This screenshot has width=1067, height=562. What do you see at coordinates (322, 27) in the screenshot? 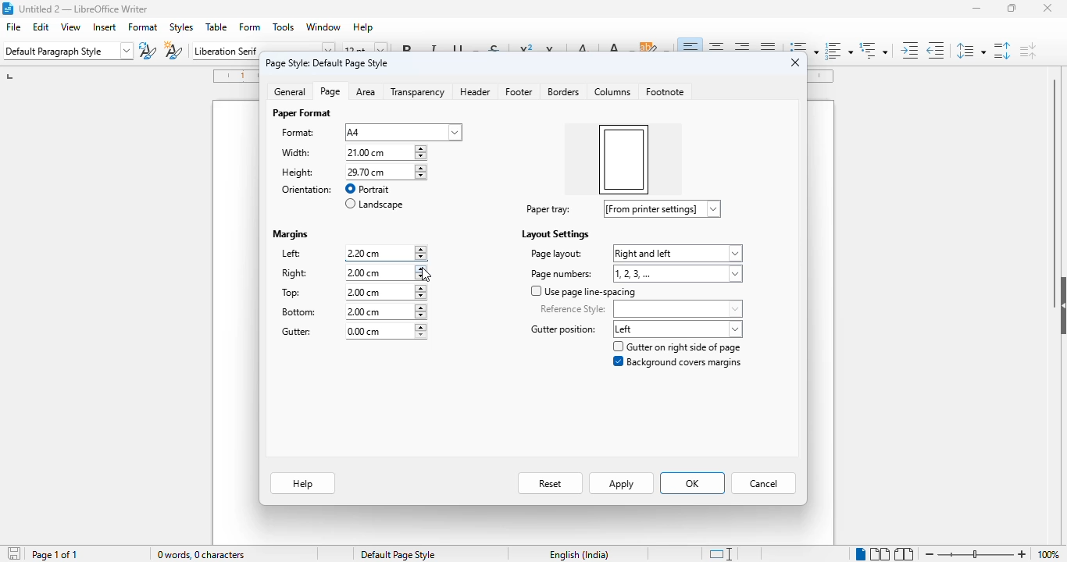
I see `window` at bounding box center [322, 27].